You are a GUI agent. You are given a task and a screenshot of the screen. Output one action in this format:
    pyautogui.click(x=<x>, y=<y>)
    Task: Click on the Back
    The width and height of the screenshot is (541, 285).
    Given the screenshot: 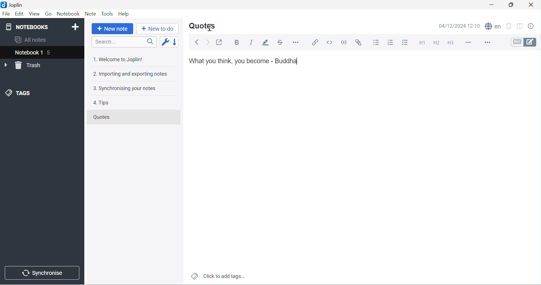 What is the action you would take?
    pyautogui.click(x=198, y=42)
    